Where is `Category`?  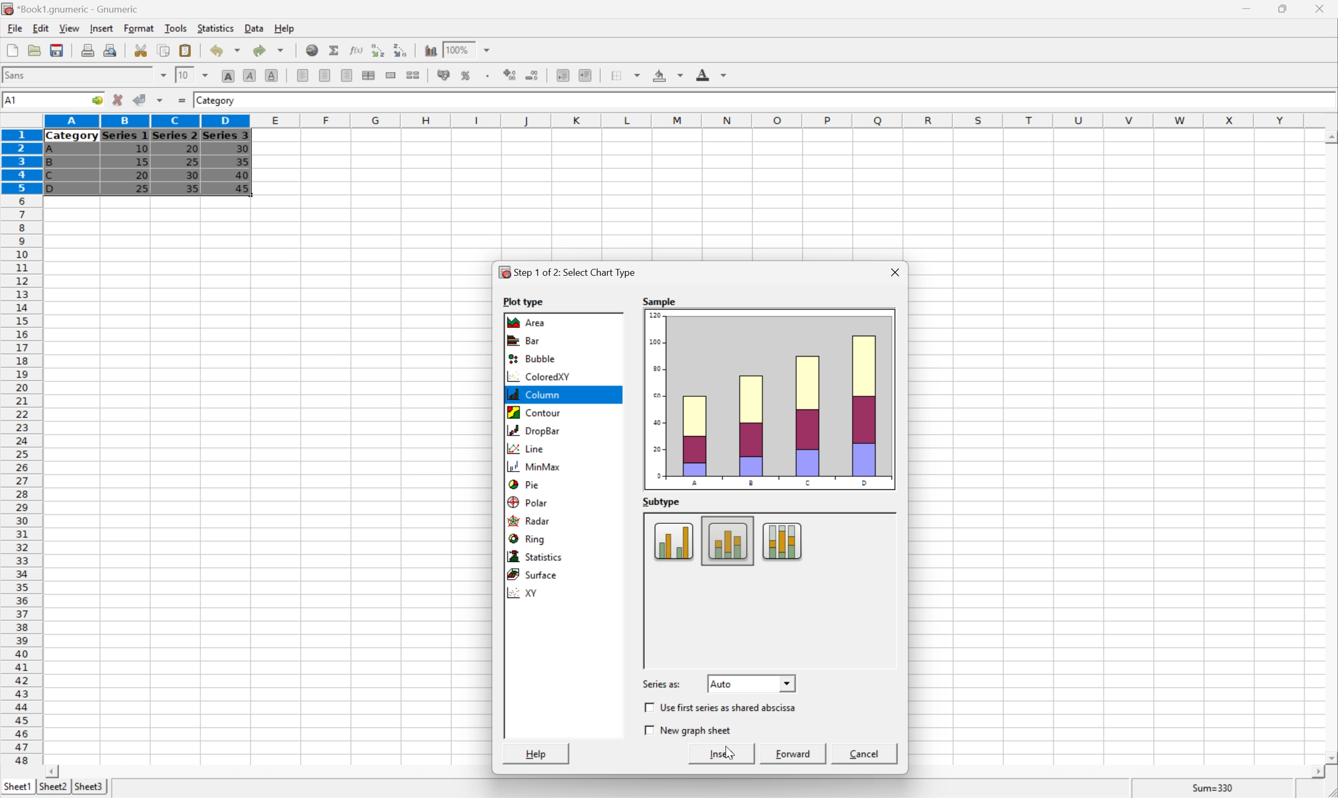
Category is located at coordinates (72, 137).